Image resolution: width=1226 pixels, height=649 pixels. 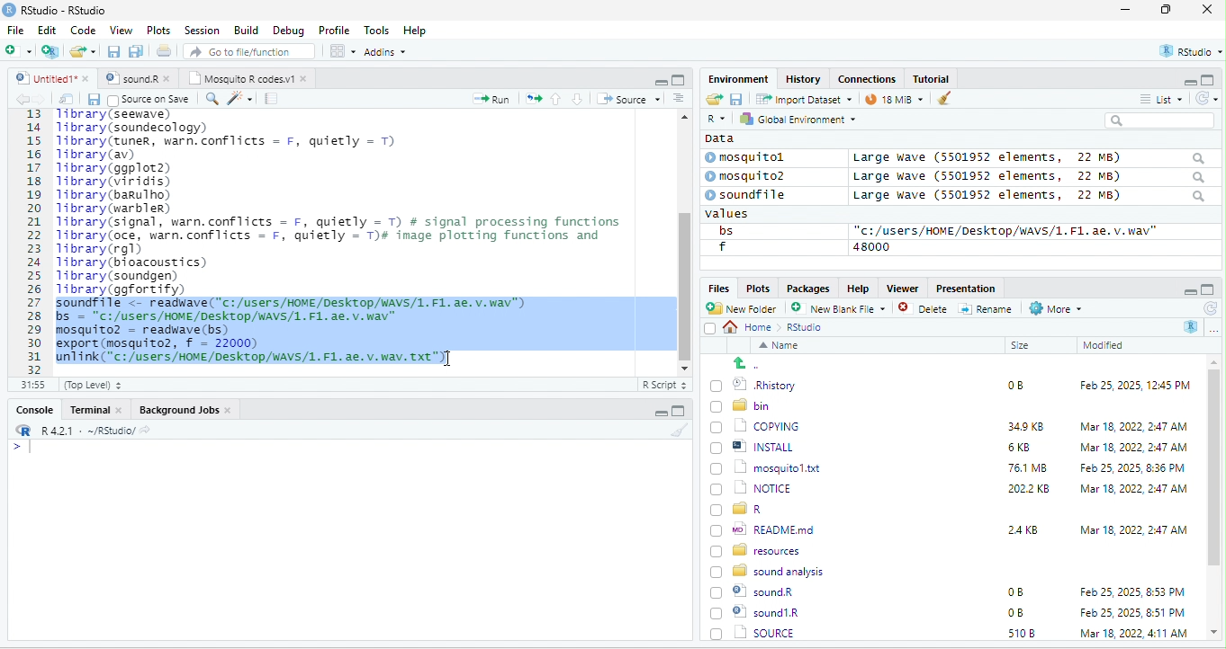 What do you see at coordinates (1030, 490) in the screenshot?
I see `2022 KB` at bounding box center [1030, 490].